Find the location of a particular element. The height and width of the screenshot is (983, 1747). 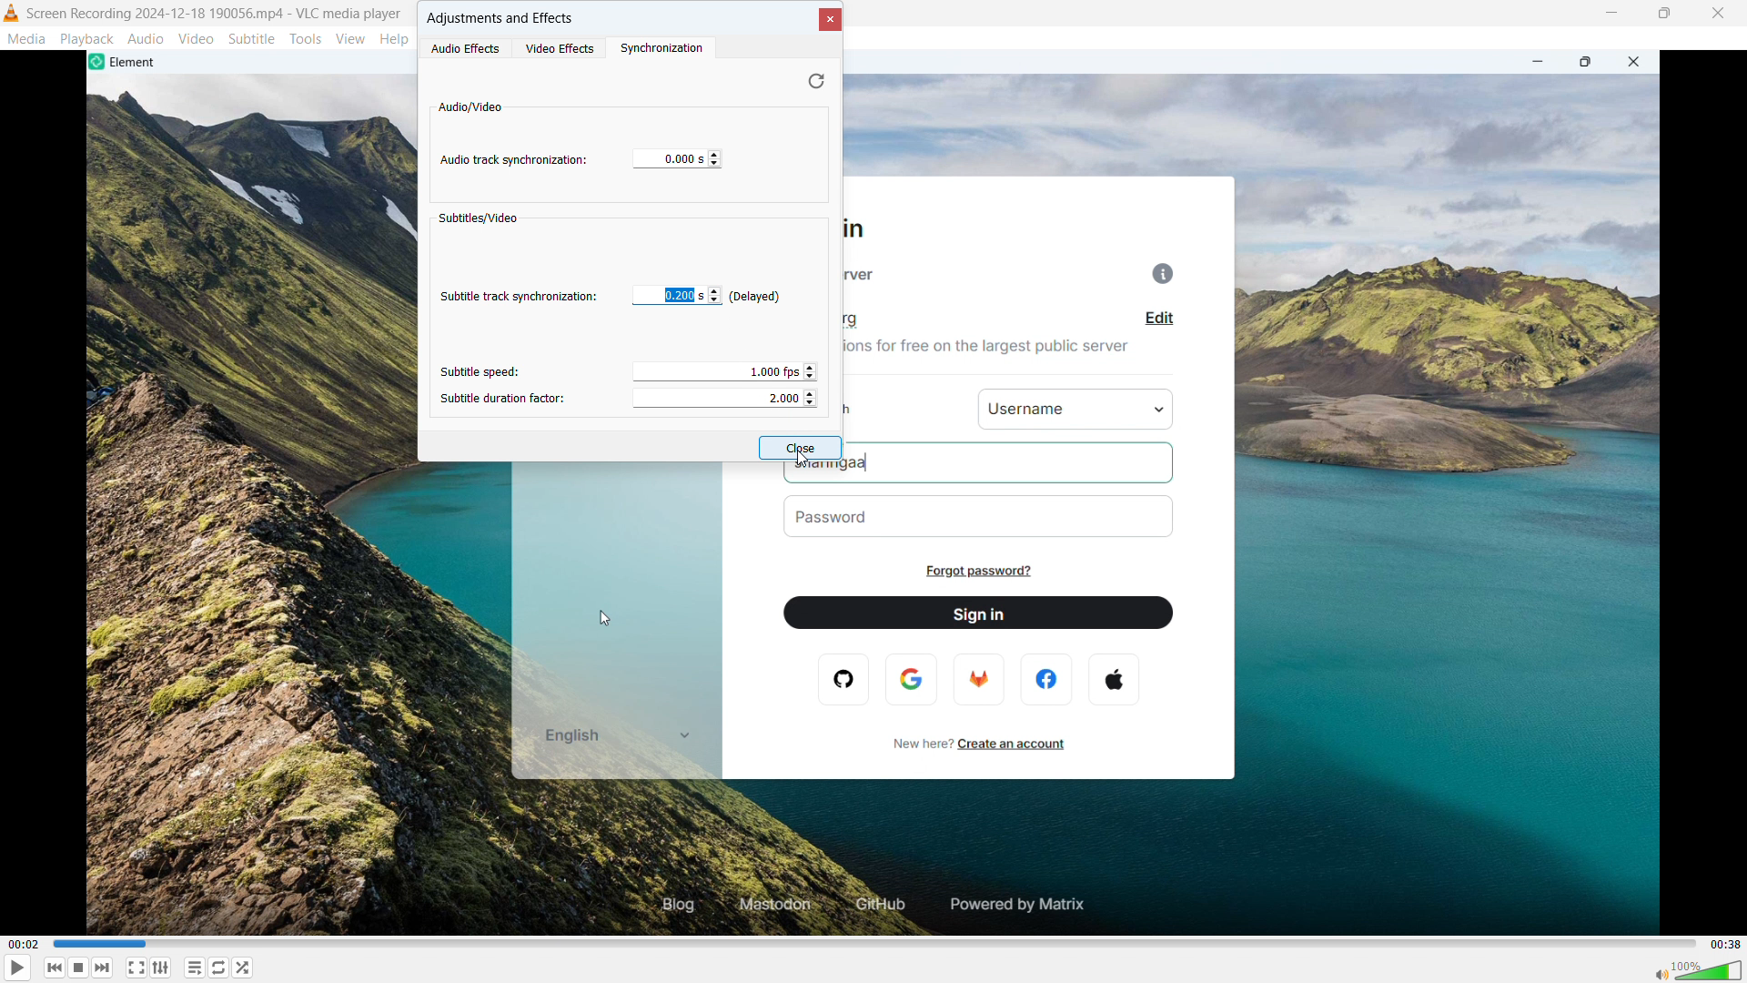

firefox logo is located at coordinates (981, 679).